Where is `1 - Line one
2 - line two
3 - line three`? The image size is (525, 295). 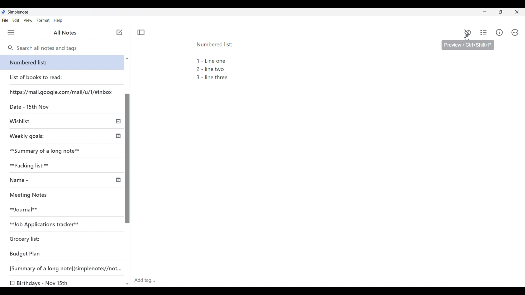 1 - Line one
2 - line two
3 - line three is located at coordinates (215, 70).